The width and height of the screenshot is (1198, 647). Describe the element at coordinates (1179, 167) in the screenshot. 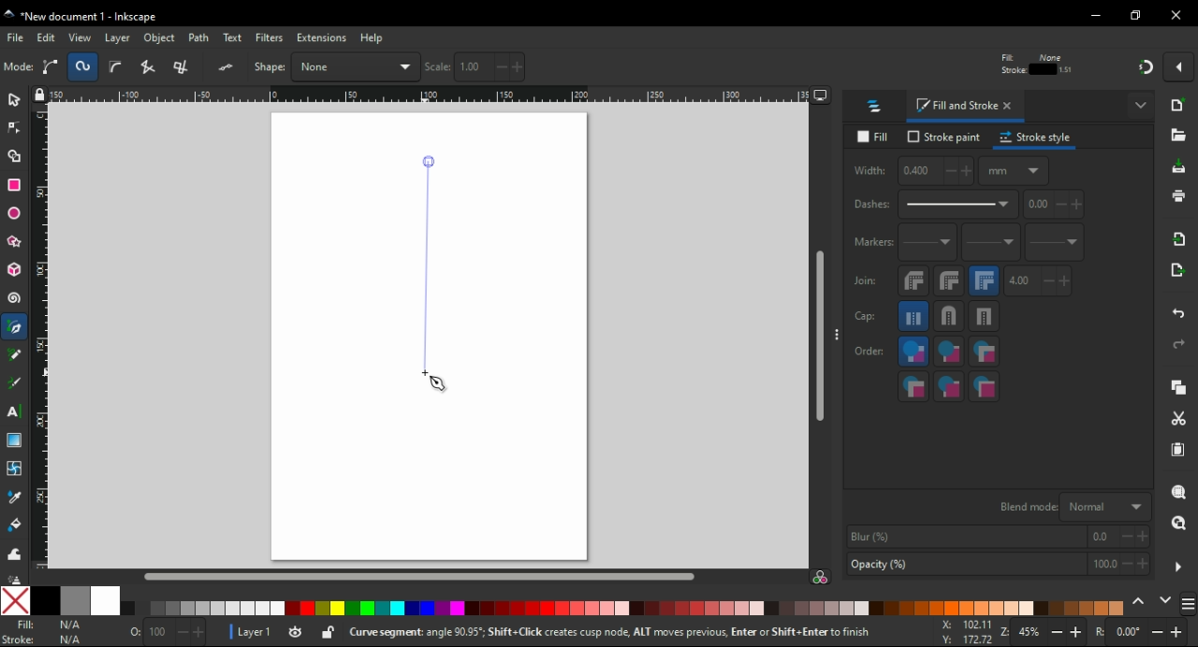

I see `save` at that location.